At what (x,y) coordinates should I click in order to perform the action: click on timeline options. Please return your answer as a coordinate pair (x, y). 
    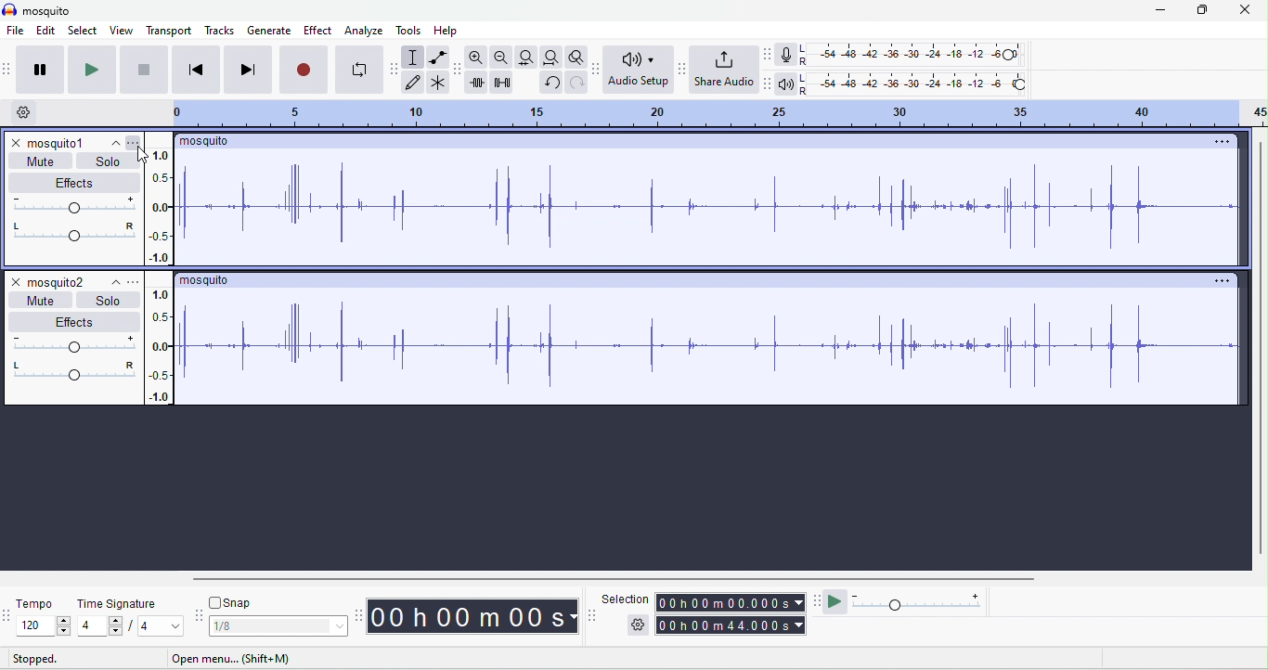
    Looking at the image, I should click on (20, 111).